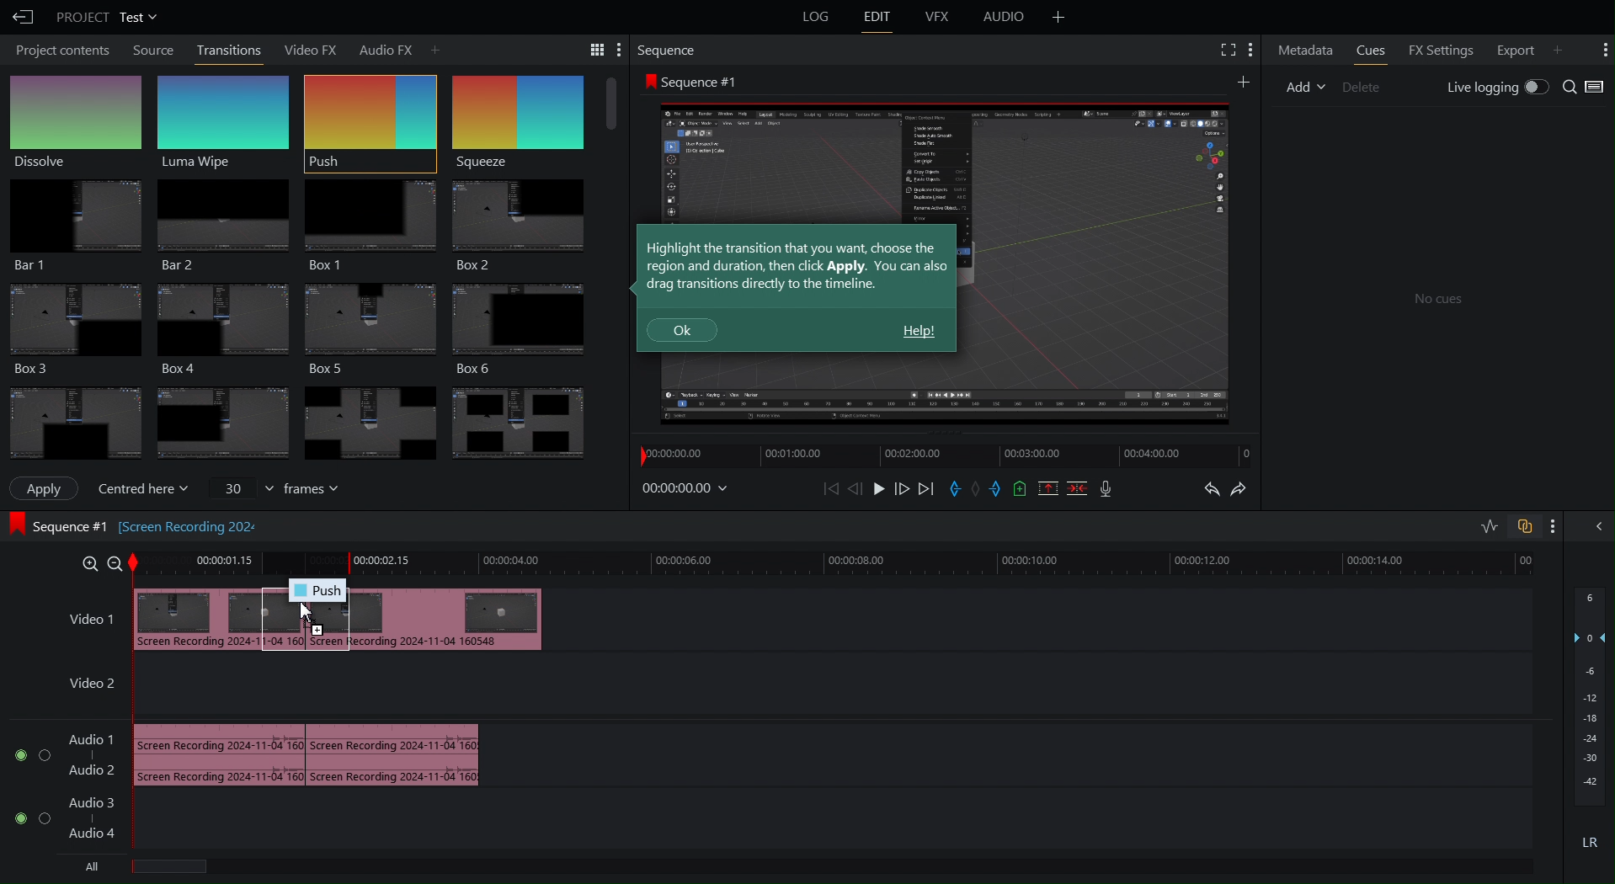 This screenshot has width=1615, height=884. I want to click on value, so click(240, 486).